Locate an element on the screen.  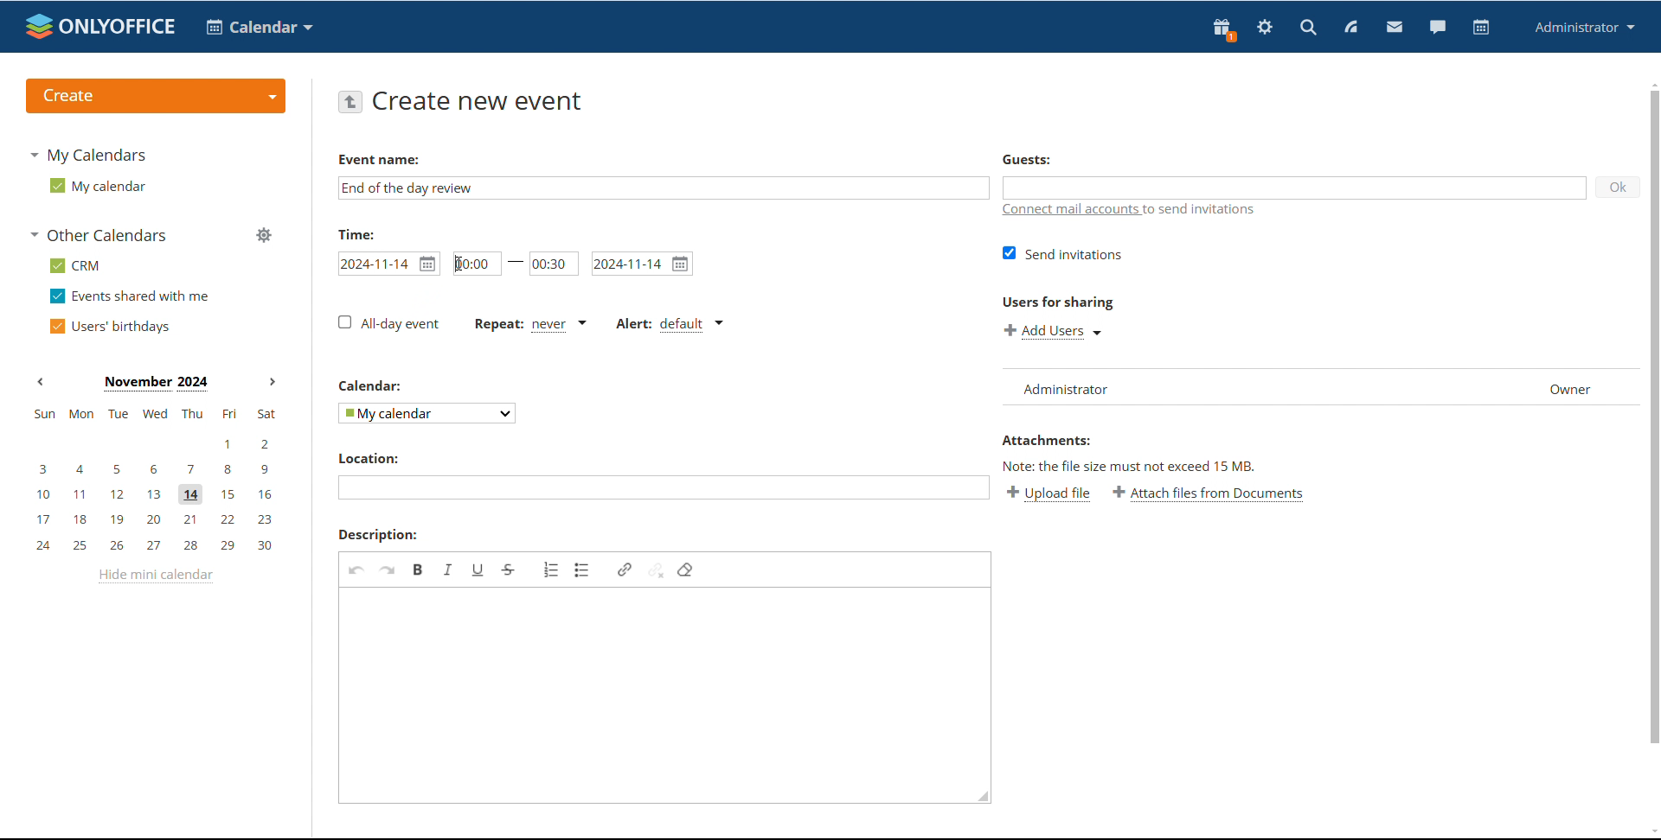
calendar is located at coordinates (1481, 28).